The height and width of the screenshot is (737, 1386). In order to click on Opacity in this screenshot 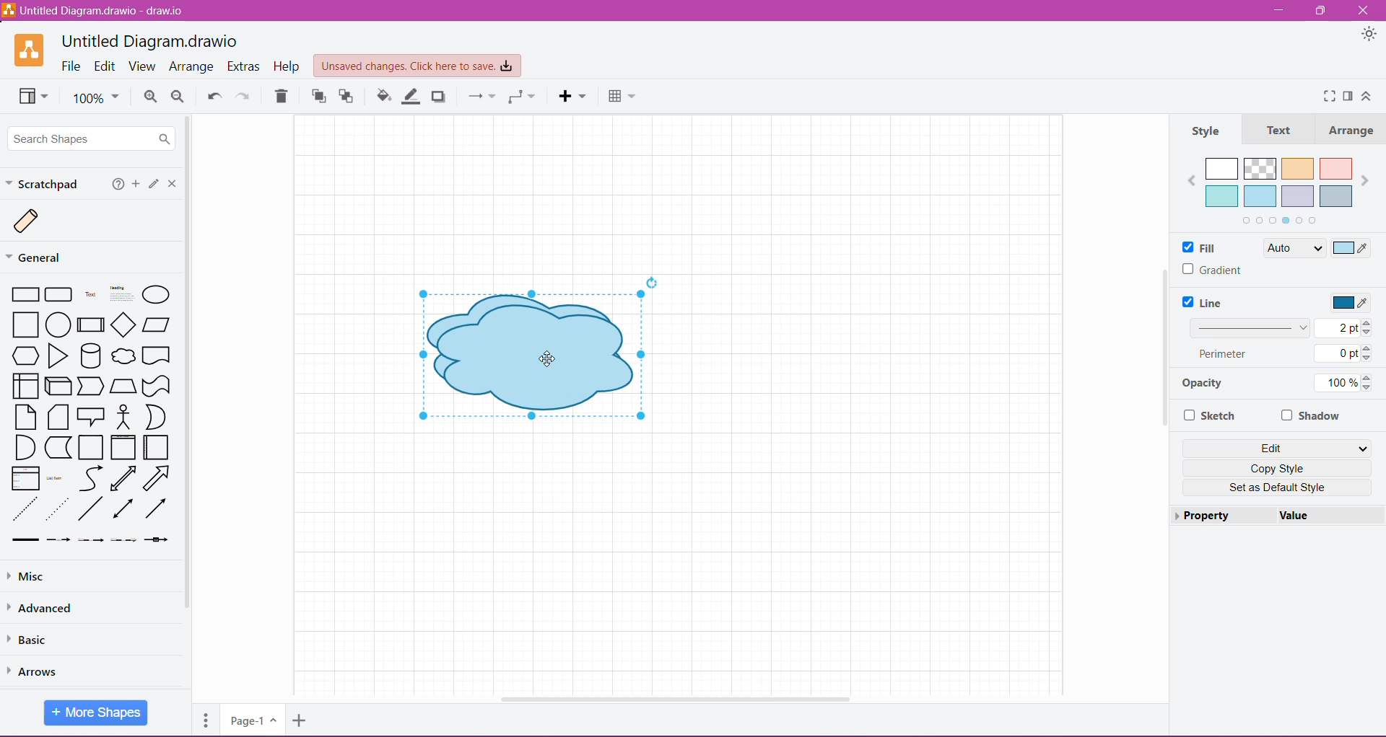, I will do `click(1201, 386)`.